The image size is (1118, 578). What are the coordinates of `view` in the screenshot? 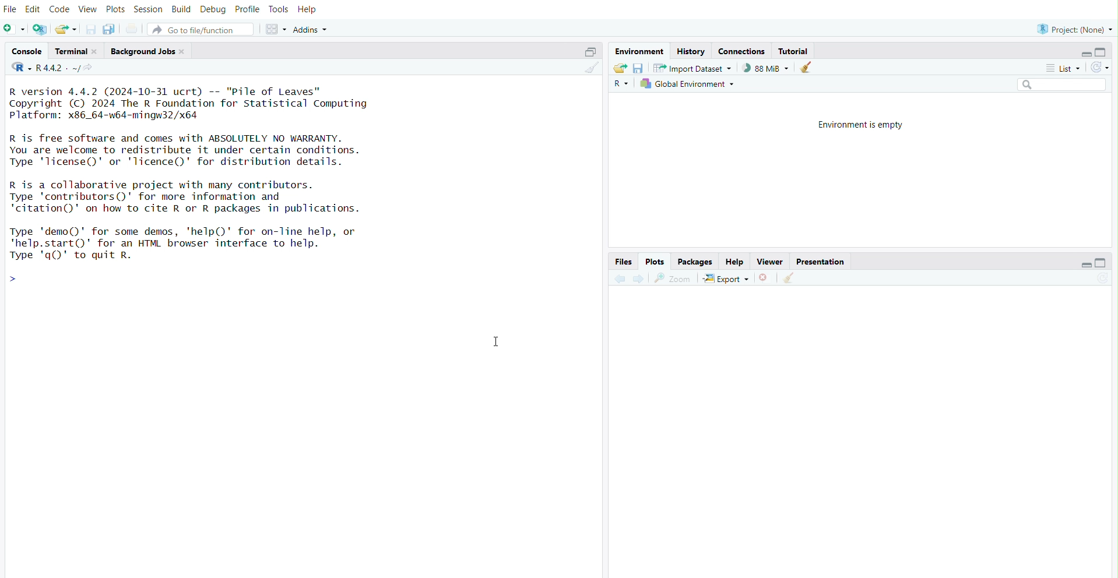 It's located at (88, 7).